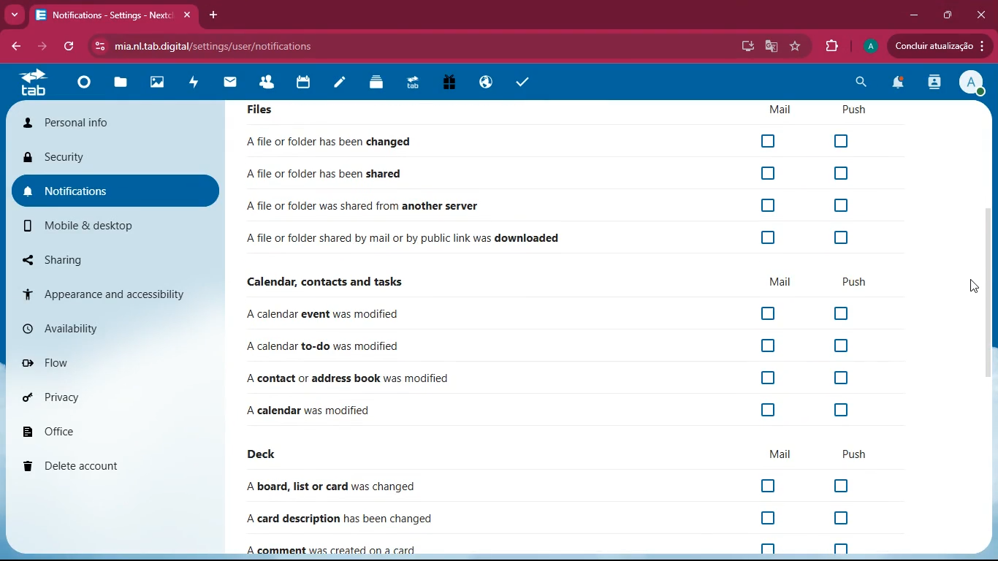  I want to click on notes, so click(343, 84).